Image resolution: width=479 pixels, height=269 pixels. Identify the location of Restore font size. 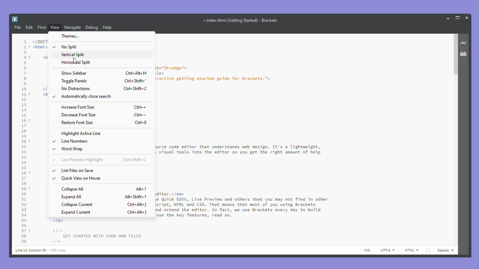
(104, 123).